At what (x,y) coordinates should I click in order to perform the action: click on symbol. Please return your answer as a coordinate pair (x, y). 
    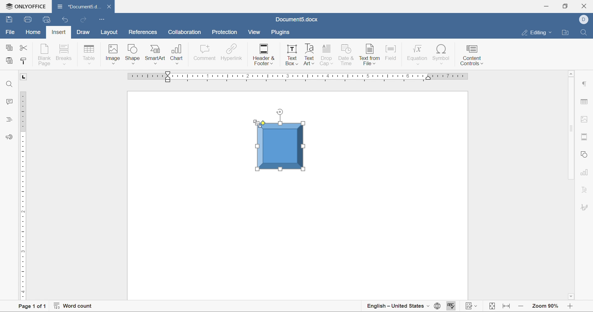
    Looking at the image, I should click on (441, 55).